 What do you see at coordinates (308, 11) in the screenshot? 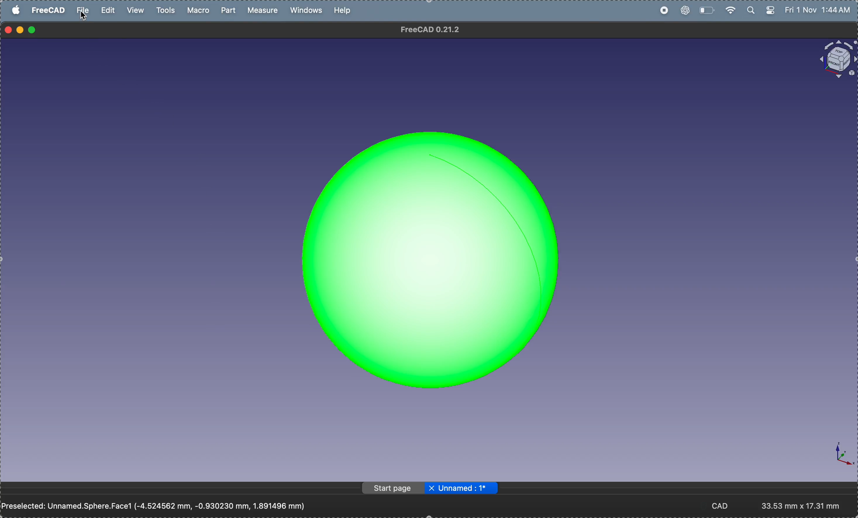
I see `windows` at bounding box center [308, 11].